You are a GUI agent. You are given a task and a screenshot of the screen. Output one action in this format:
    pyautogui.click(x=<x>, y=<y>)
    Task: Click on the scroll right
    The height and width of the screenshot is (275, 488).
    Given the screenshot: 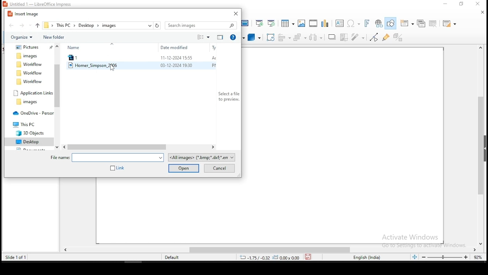 What is the action you would take?
    pyautogui.click(x=210, y=147)
    